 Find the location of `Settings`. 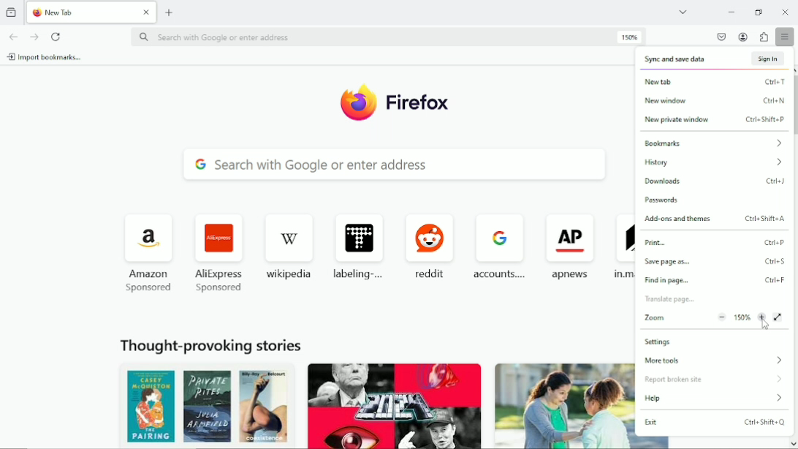

Settings is located at coordinates (661, 342).